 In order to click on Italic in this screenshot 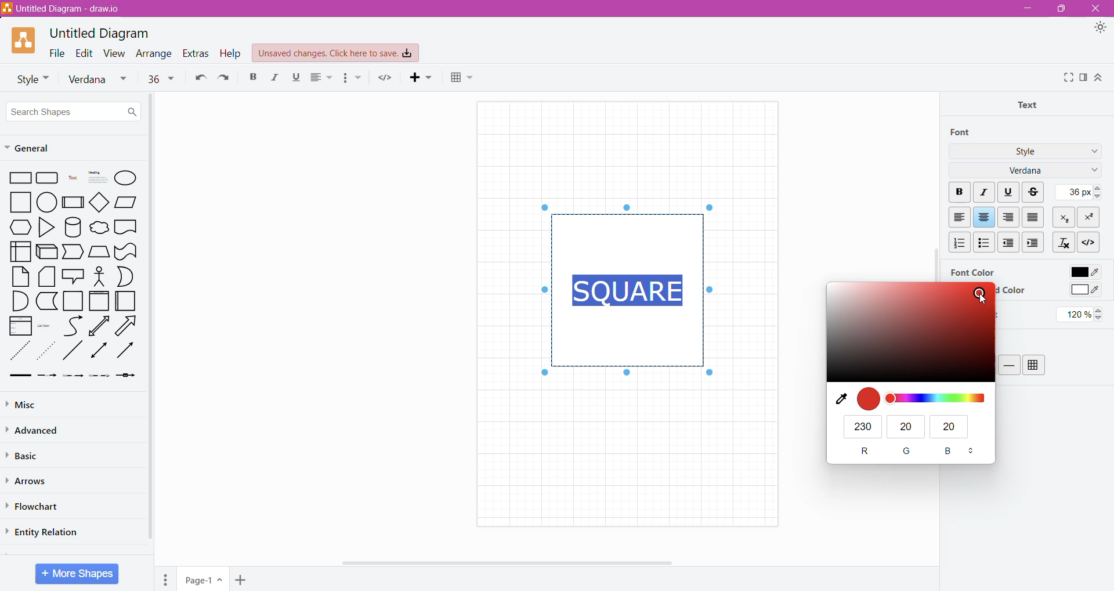, I will do `click(277, 77)`.